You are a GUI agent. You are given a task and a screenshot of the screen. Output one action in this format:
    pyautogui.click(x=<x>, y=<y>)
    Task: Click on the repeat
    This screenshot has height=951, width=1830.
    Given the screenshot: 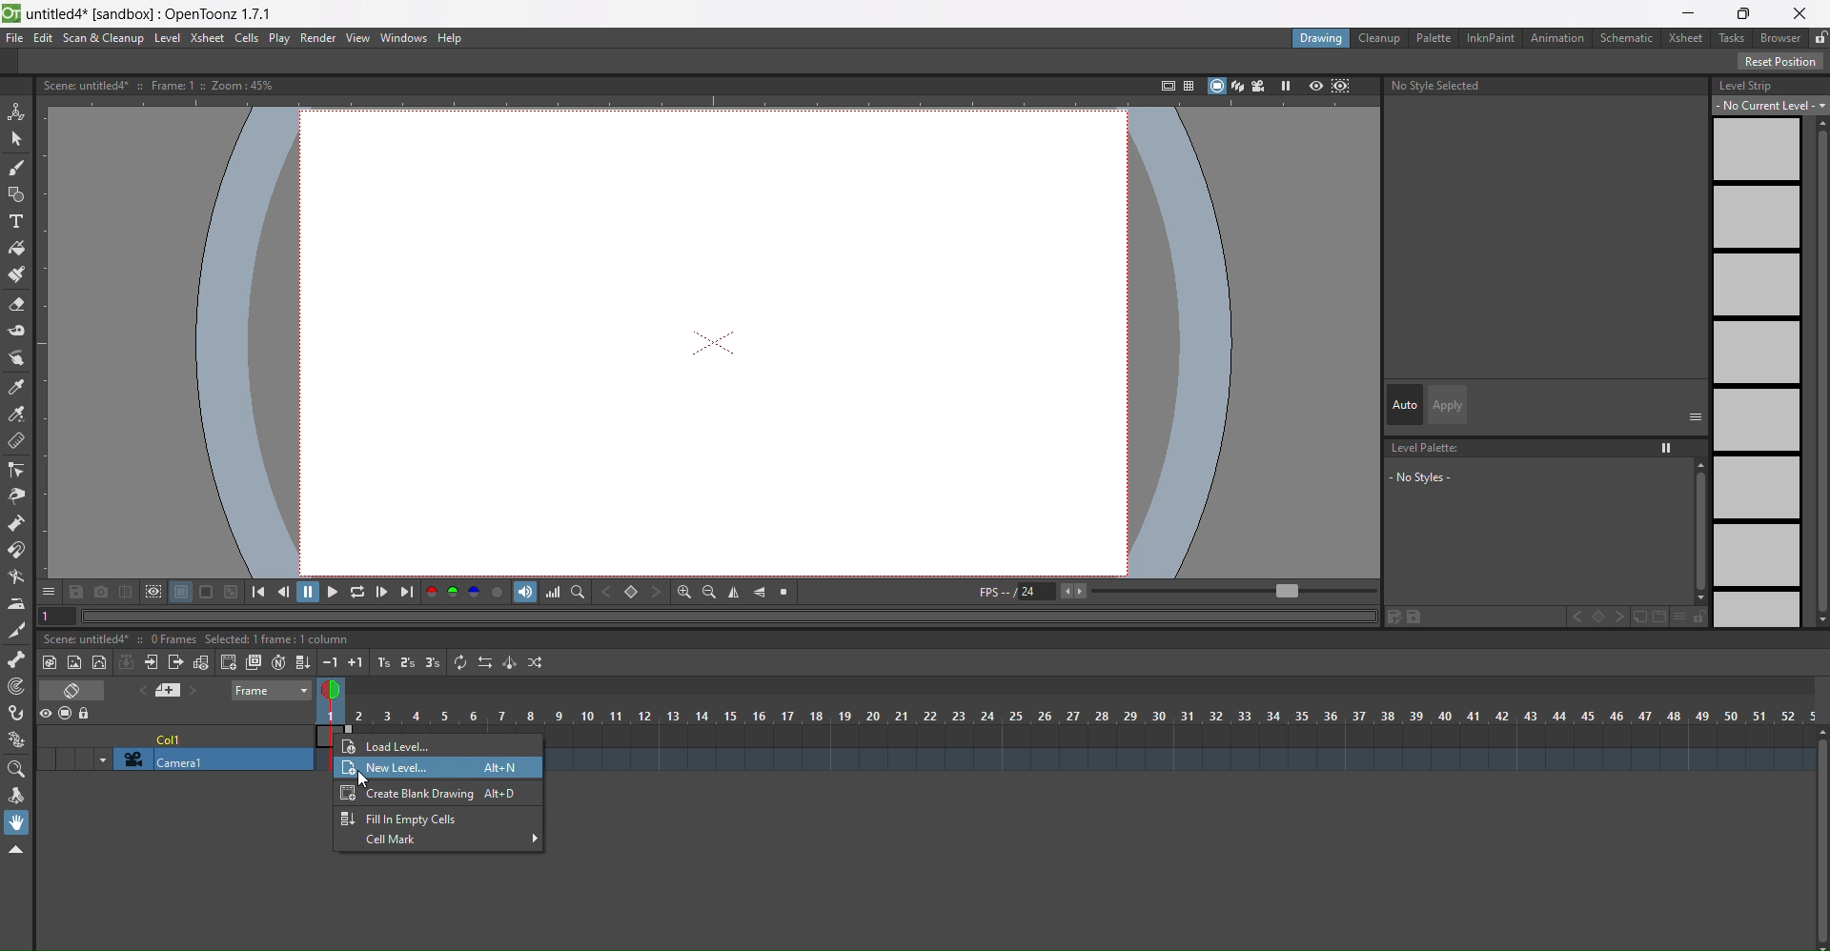 What is the action you would take?
    pyautogui.click(x=460, y=661)
    